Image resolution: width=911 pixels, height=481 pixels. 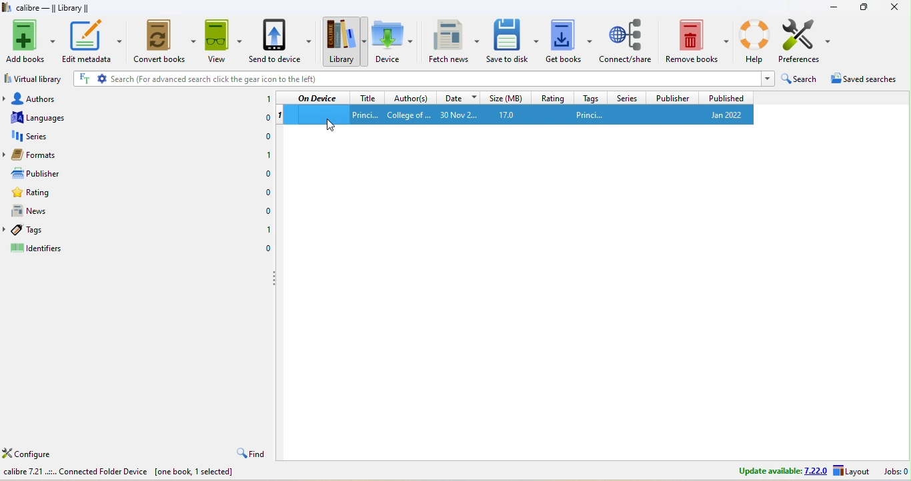 What do you see at coordinates (834, 7) in the screenshot?
I see `minimize` at bounding box center [834, 7].